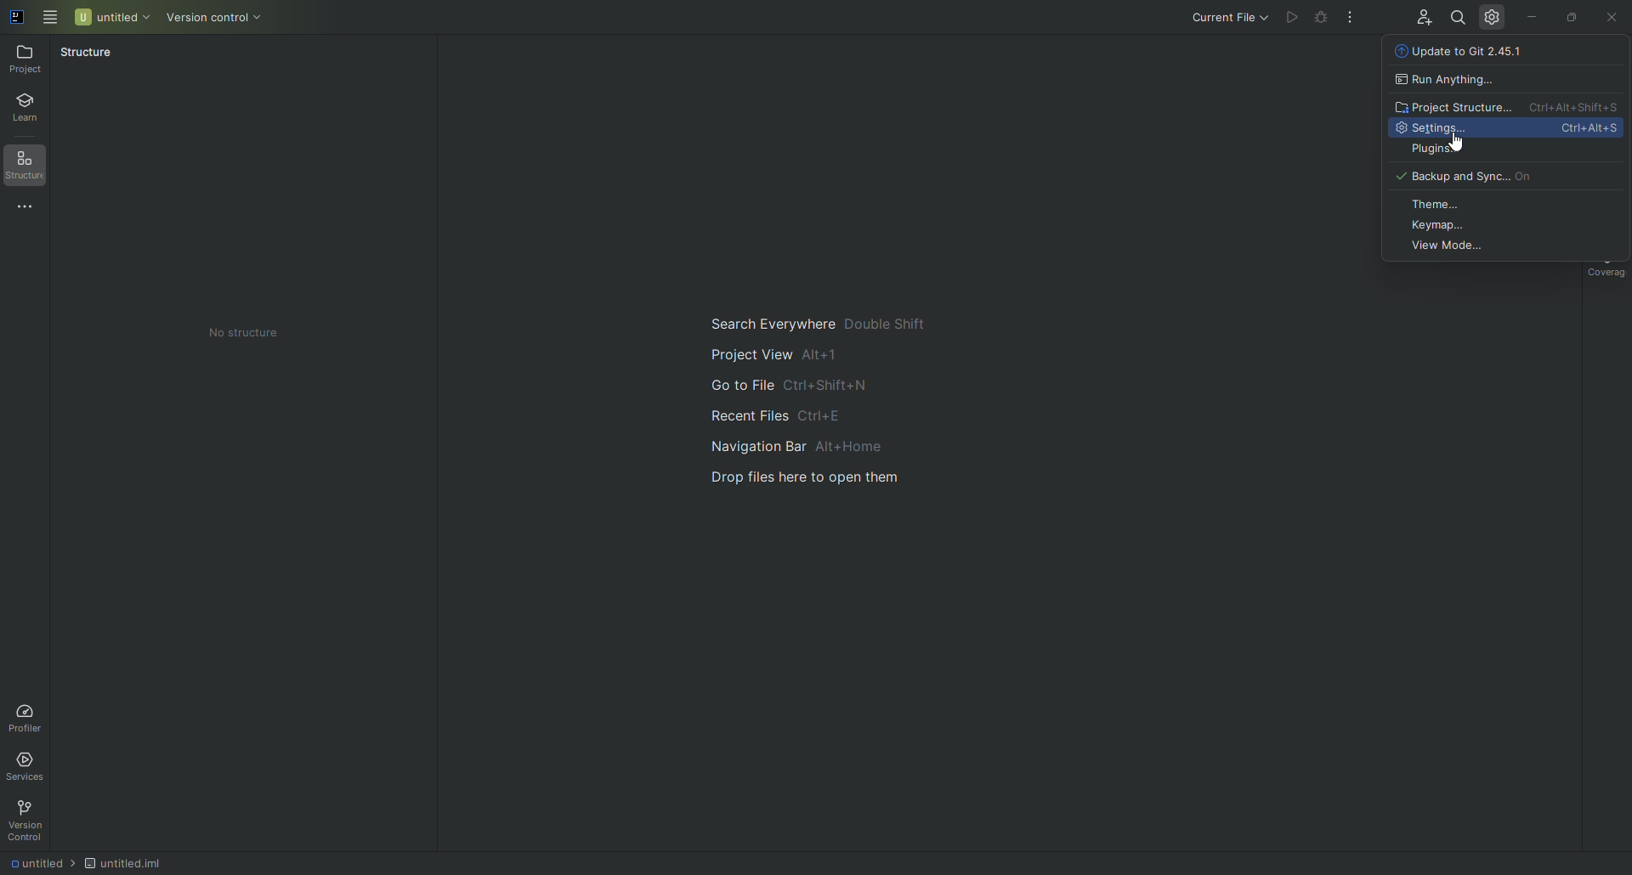 The image size is (1632, 875). What do you see at coordinates (30, 60) in the screenshot?
I see `Project` at bounding box center [30, 60].